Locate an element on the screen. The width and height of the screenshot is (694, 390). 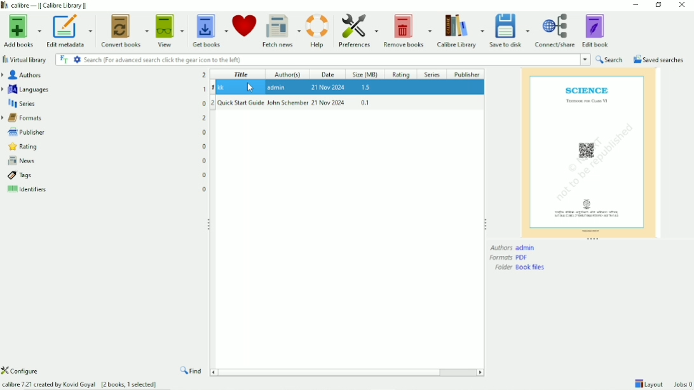
Fetch news is located at coordinates (281, 31).